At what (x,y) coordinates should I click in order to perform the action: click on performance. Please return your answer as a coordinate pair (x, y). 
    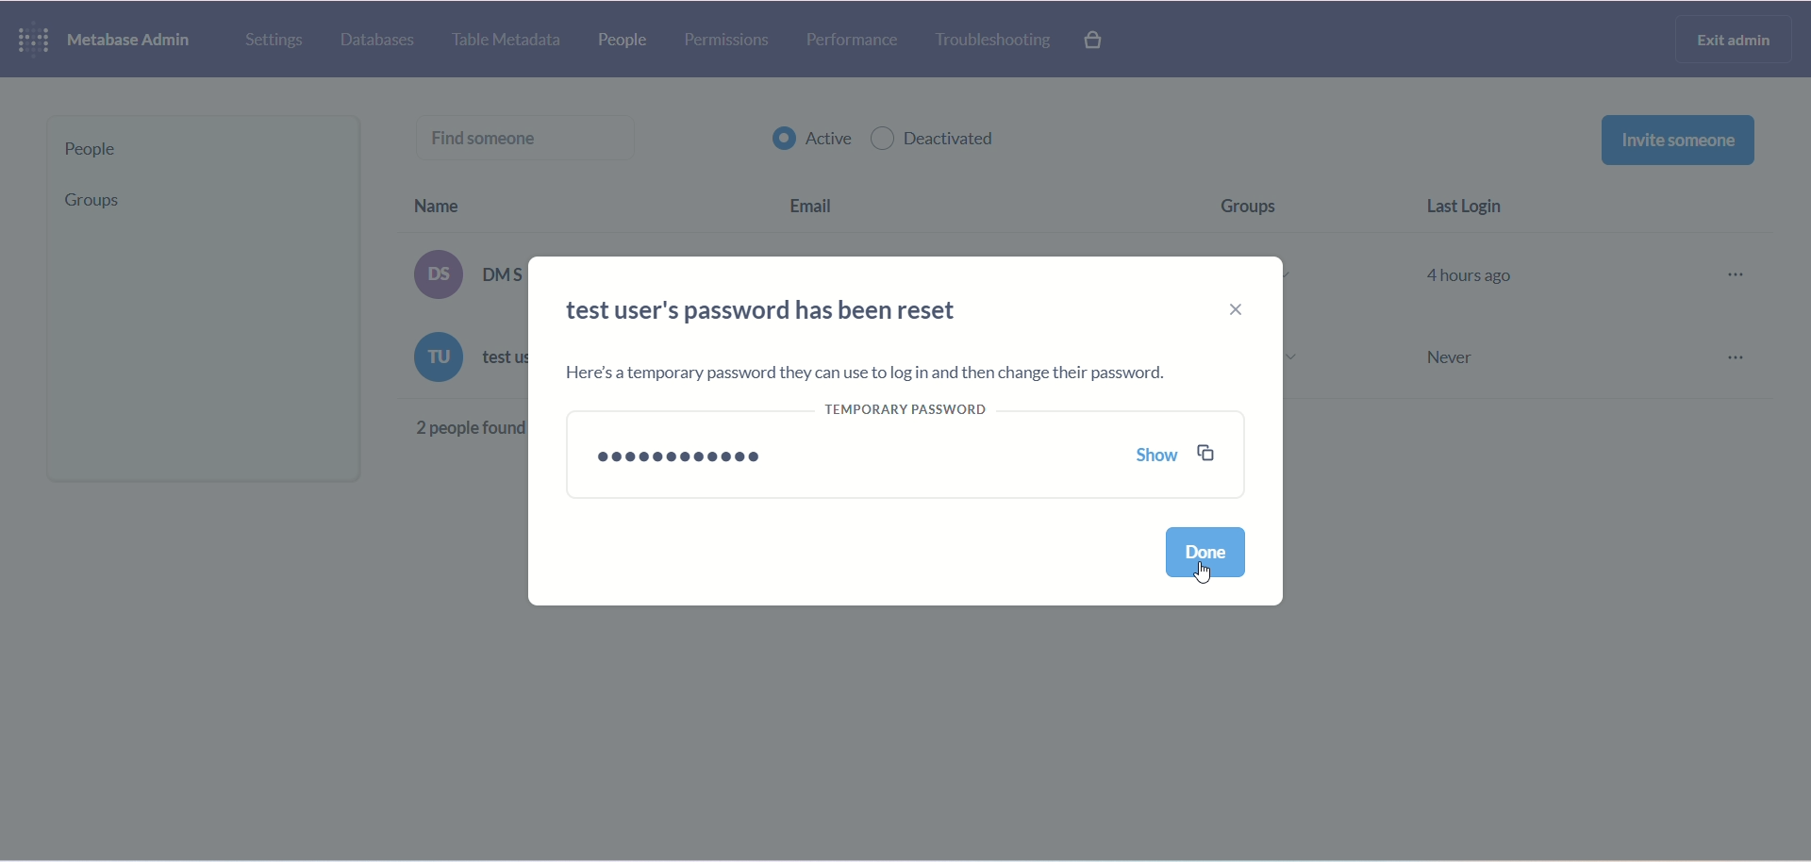
    Looking at the image, I should click on (856, 42).